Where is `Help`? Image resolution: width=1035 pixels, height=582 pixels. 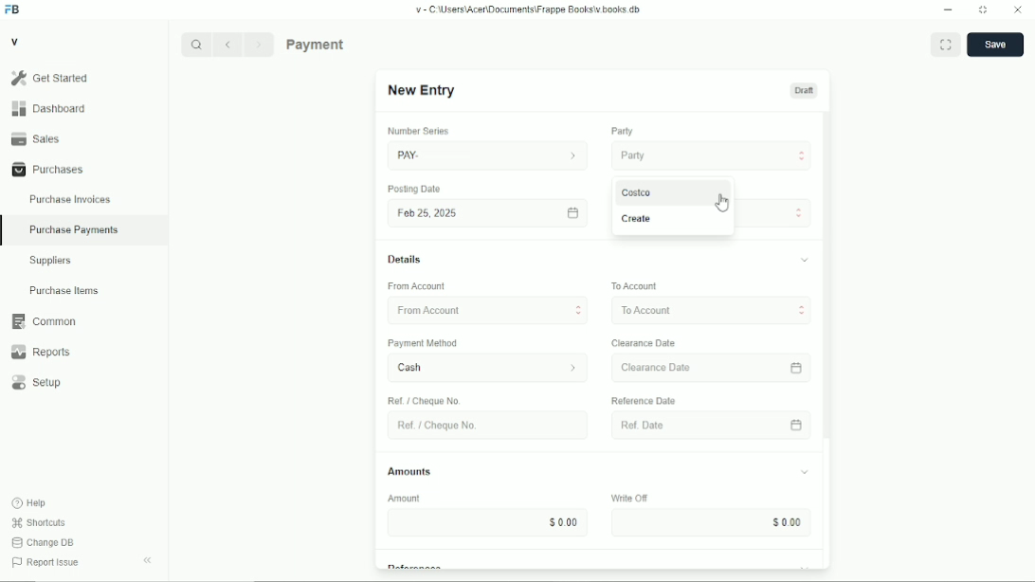 Help is located at coordinates (29, 503).